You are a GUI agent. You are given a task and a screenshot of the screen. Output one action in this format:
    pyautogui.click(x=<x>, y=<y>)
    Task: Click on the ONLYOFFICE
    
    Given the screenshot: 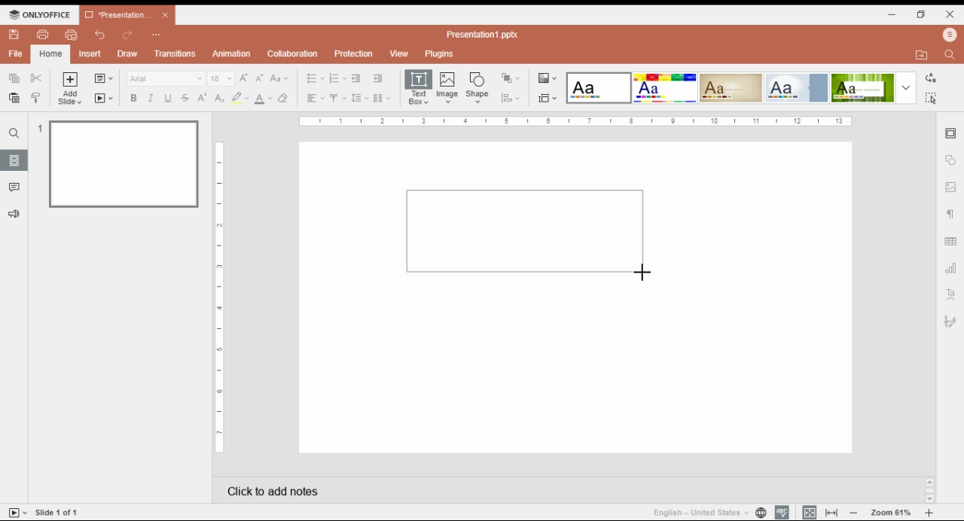 What is the action you would take?
    pyautogui.click(x=41, y=14)
    